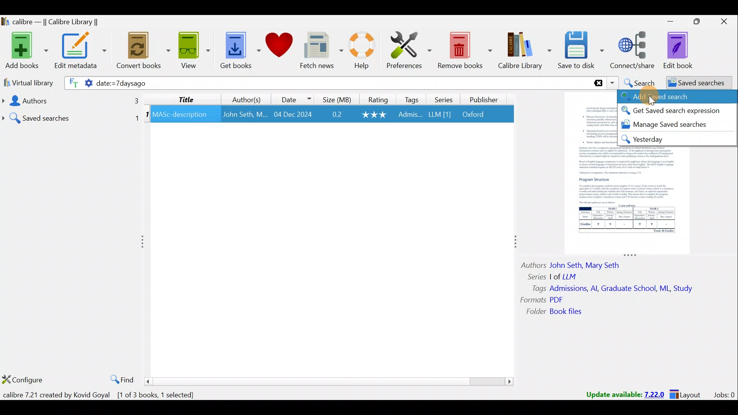 Image resolution: width=738 pixels, height=415 pixels. Describe the element at coordinates (514, 244) in the screenshot. I see `adjust column to right` at that location.